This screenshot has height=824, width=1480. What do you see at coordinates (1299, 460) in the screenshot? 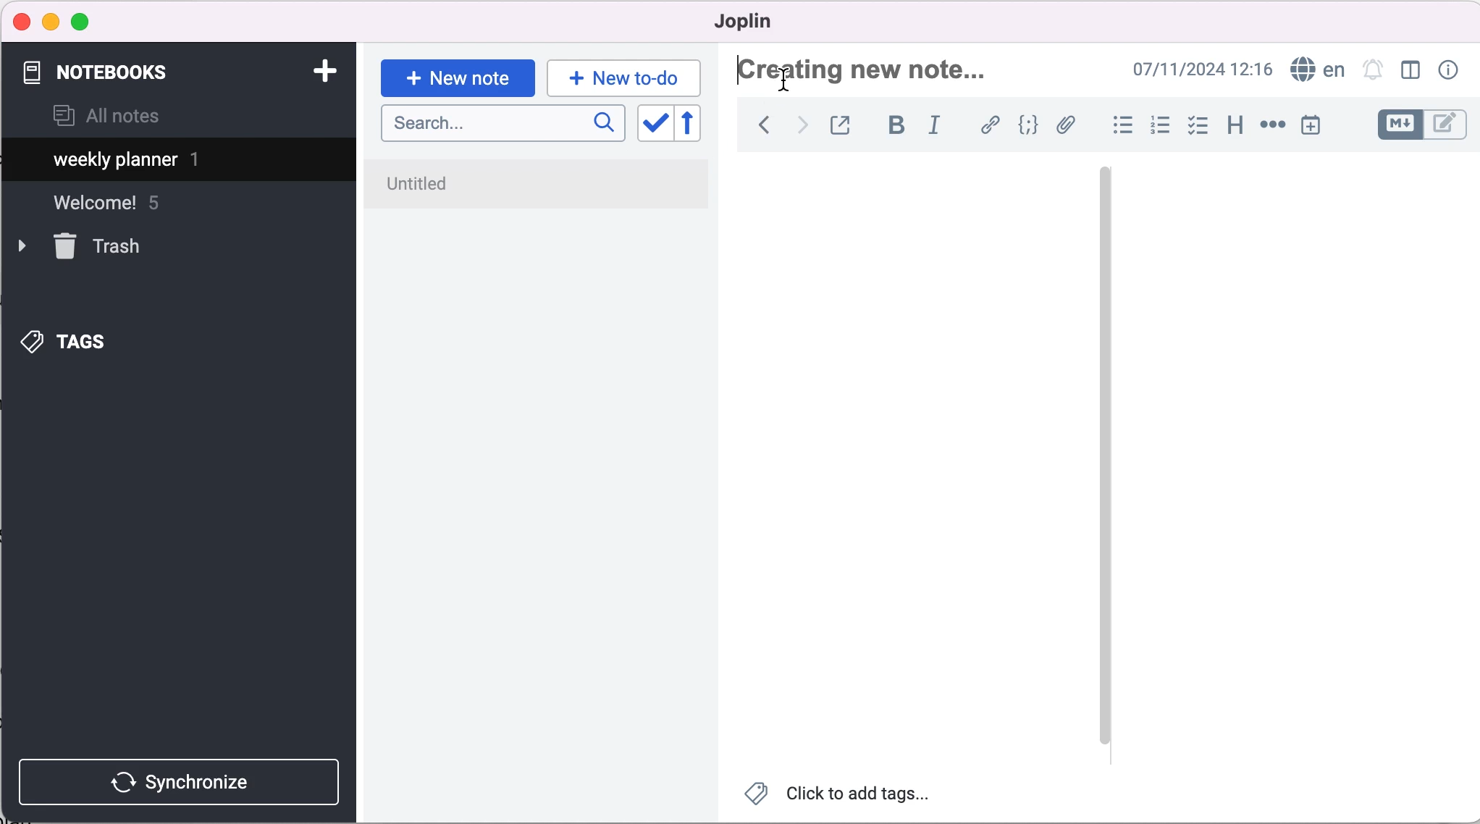
I see `blank canvas` at bounding box center [1299, 460].